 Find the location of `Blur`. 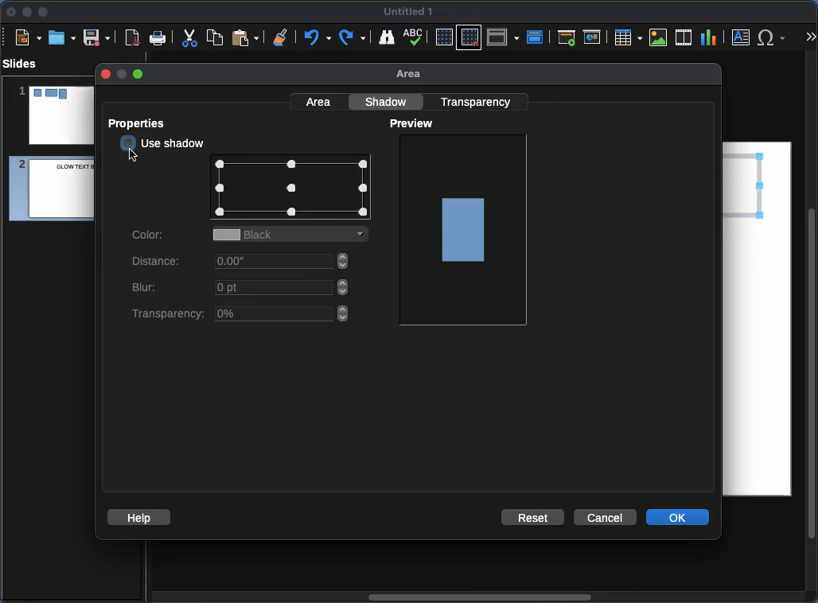

Blur is located at coordinates (241, 289).